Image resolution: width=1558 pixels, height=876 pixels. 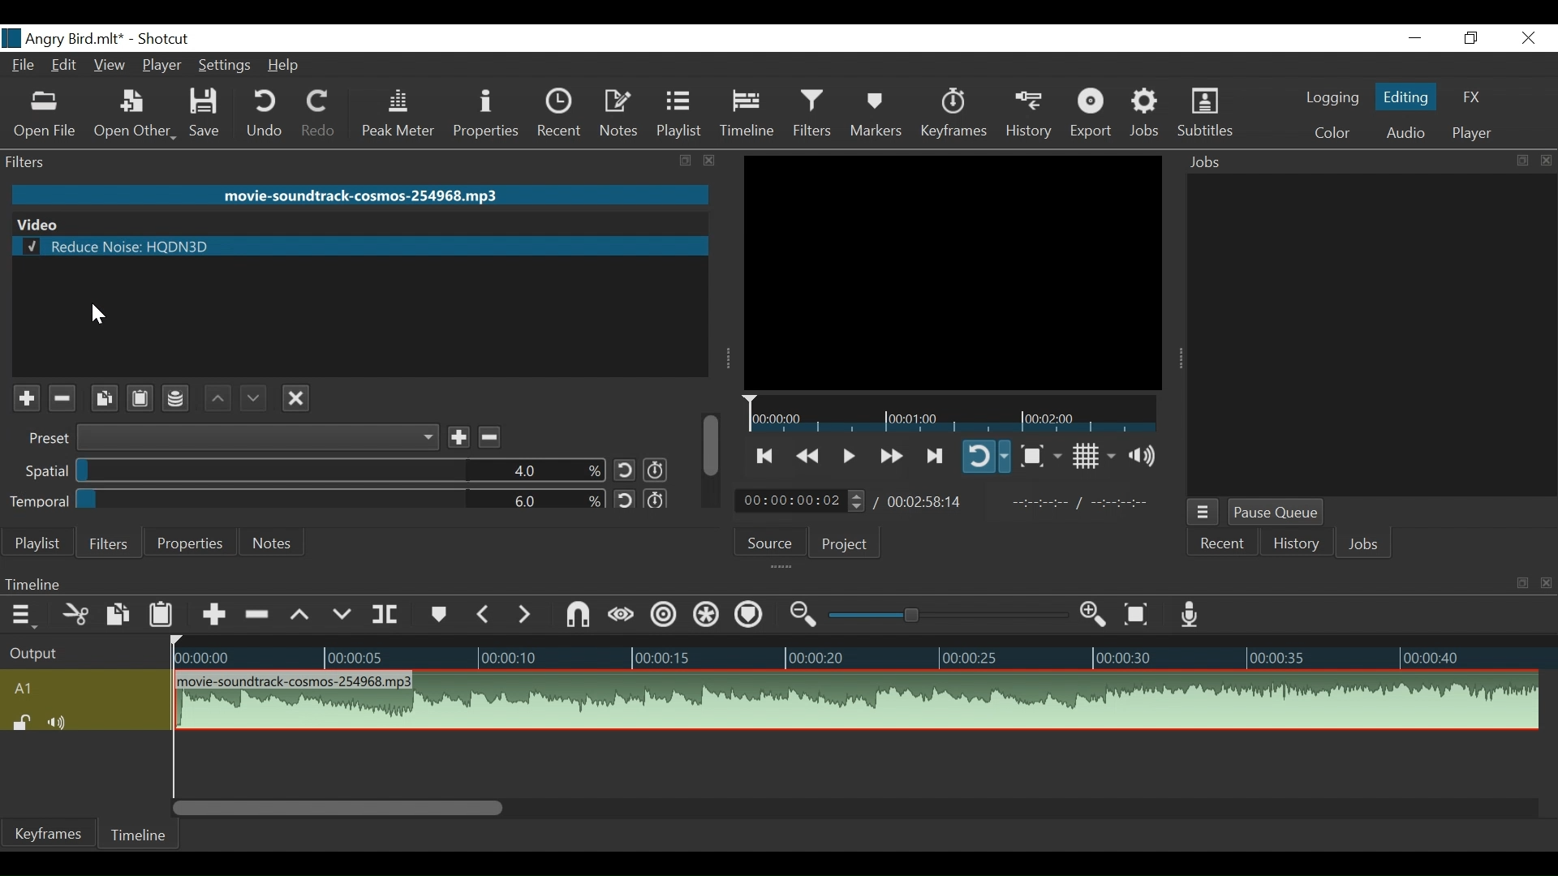 What do you see at coordinates (1028, 114) in the screenshot?
I see `History` at bounding box center [1028, 114].